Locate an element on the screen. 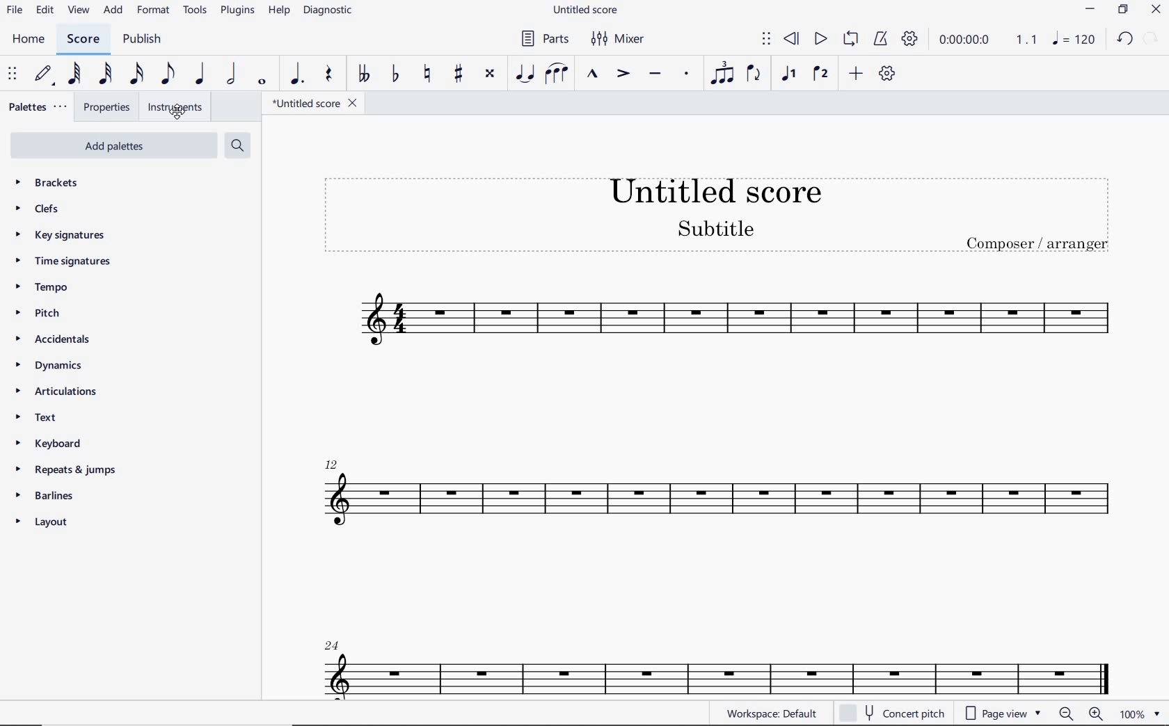 This screenshot has height=726, width=1169. barlines is located at coordinates (47, 497).